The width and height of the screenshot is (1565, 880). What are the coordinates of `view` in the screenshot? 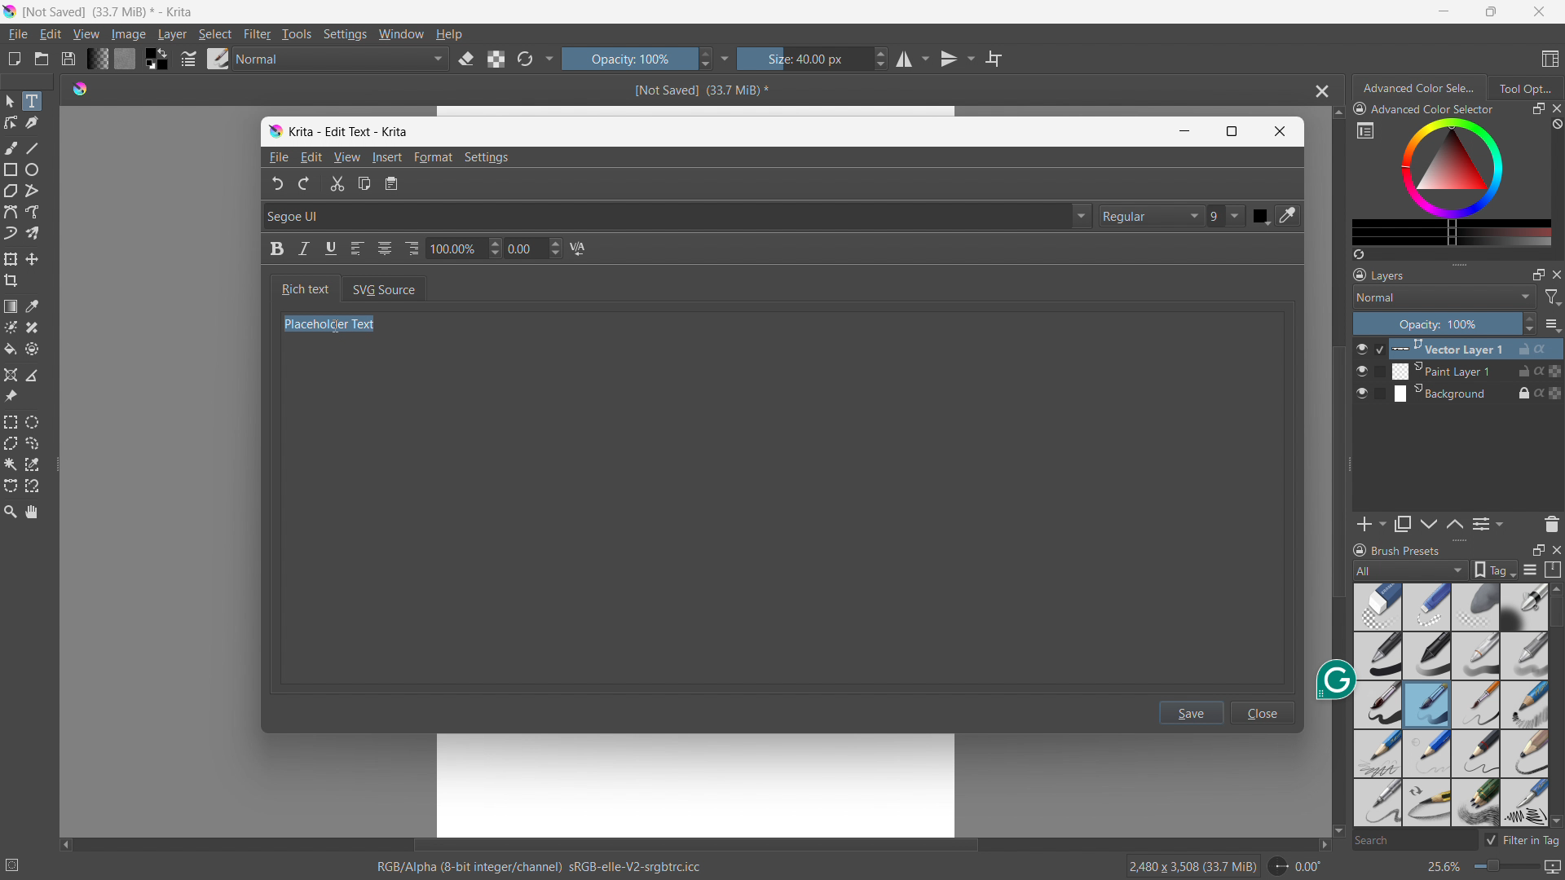 It's located at (86, 34).